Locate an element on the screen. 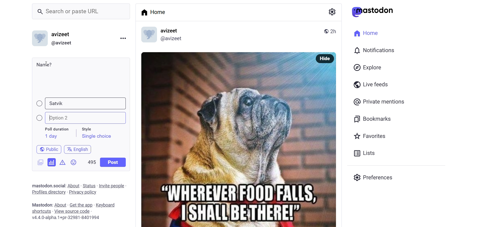 The width and height of the screenshot is (477, 227). satvik is located at coordinates (57, 104).